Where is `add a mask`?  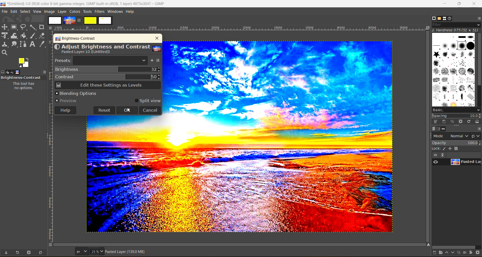 add a mask is located at coordinates (472, 253).